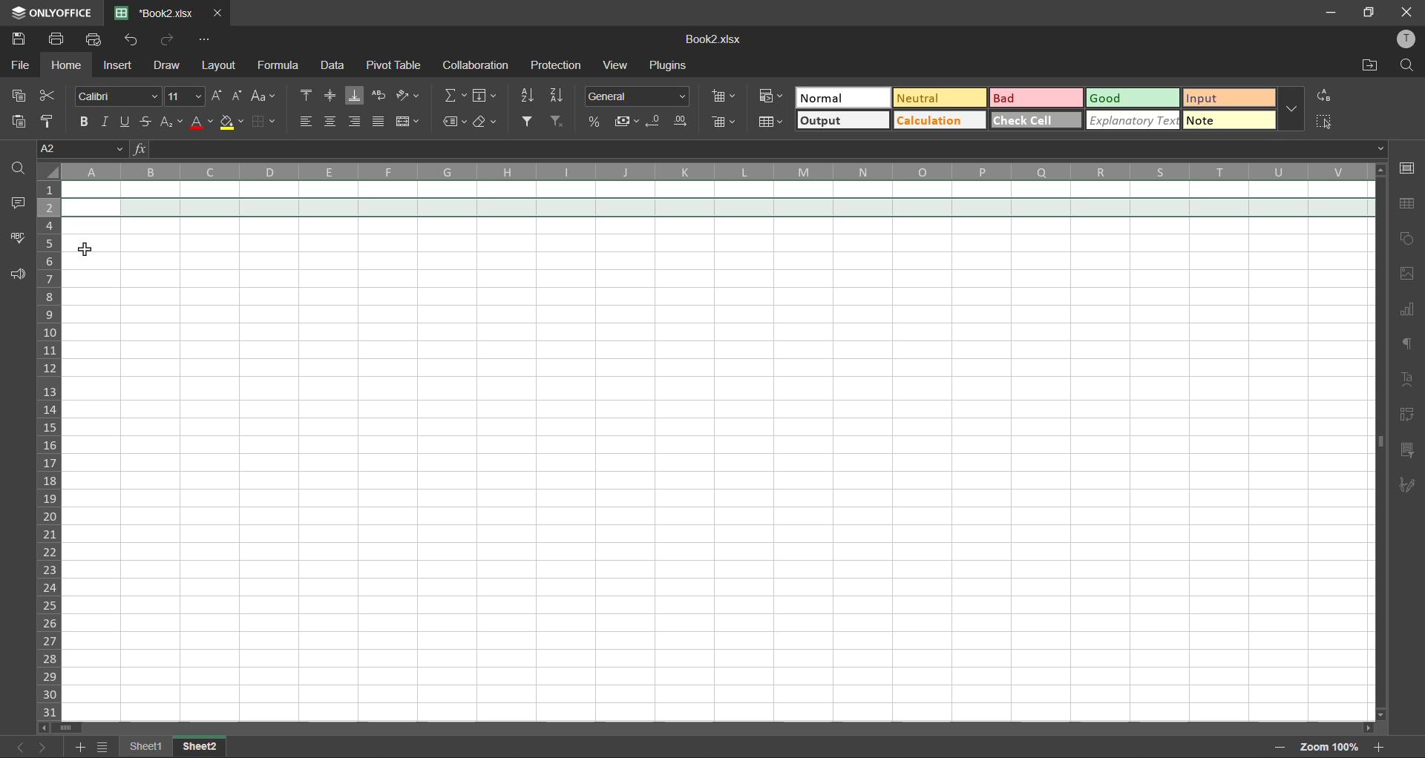 The width and height of the screenshot is (1425, 758). Describe the element at coordinates (52, 452) in the screenshot. I see `row numbers` at that location.